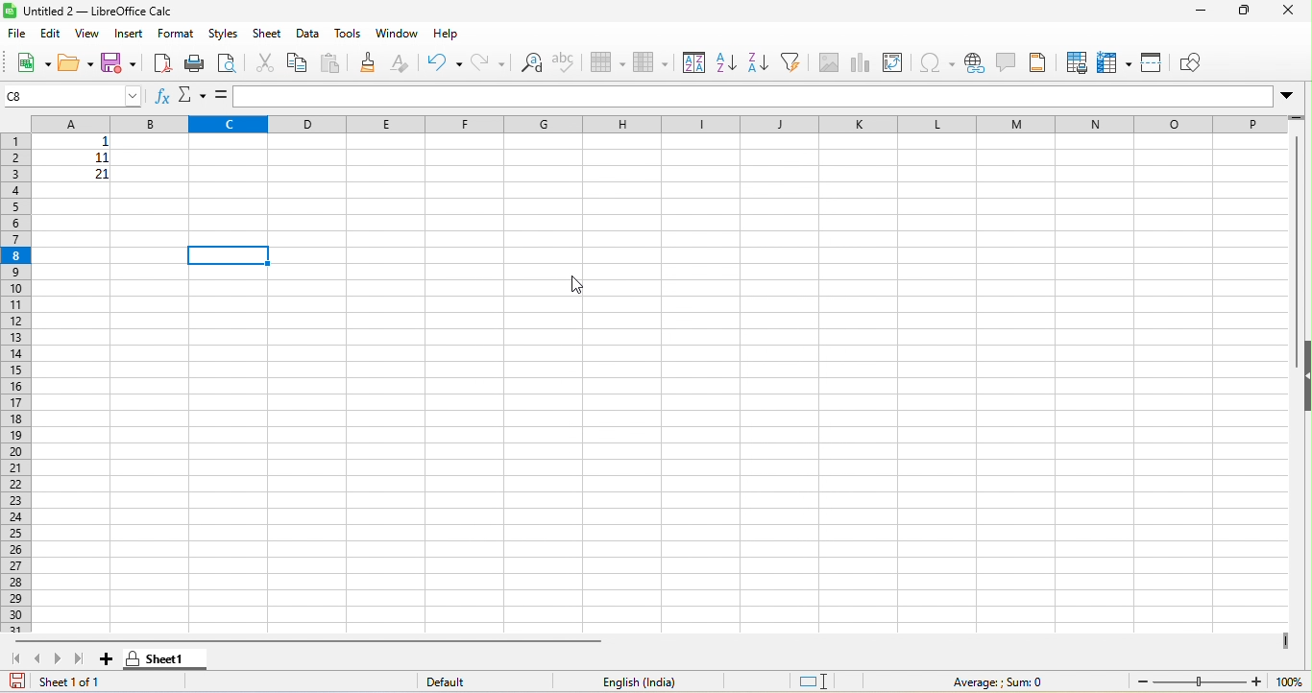  I want to click on english, so click(651, 681).